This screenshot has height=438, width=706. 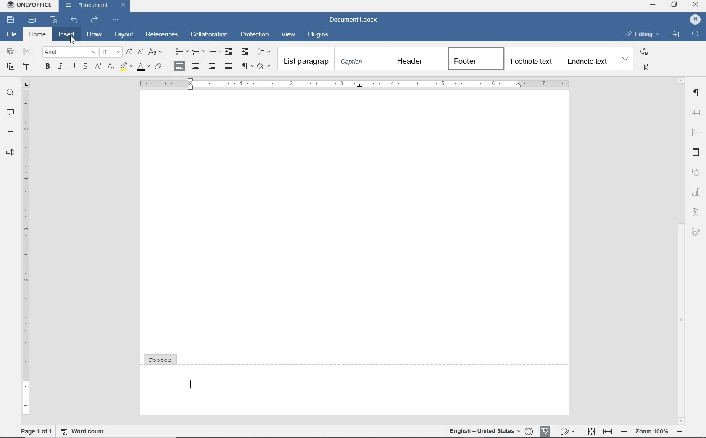 I want to click on editing, so click(x=642, y=35).